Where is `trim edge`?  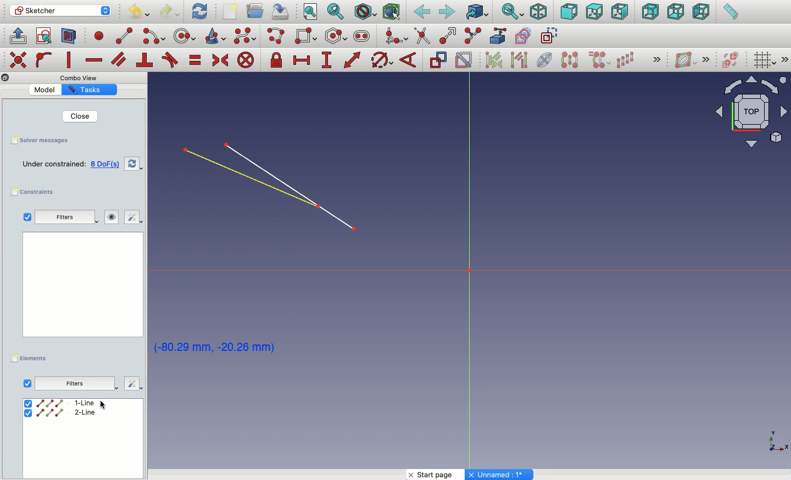 trim edge is located at coordinates (422, 36).